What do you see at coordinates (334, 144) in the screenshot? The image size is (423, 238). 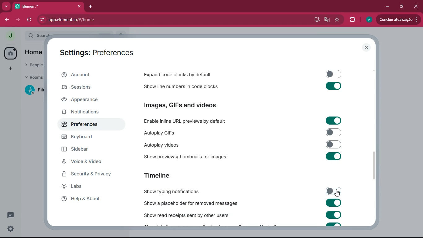 I see `toggle on/off` at bounding box center [334, 144].